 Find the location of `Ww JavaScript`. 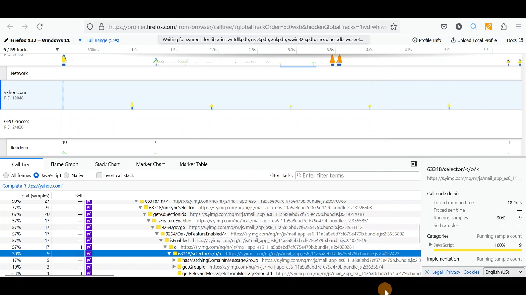

Ww JavaScript is located at coordinates (48, 176).